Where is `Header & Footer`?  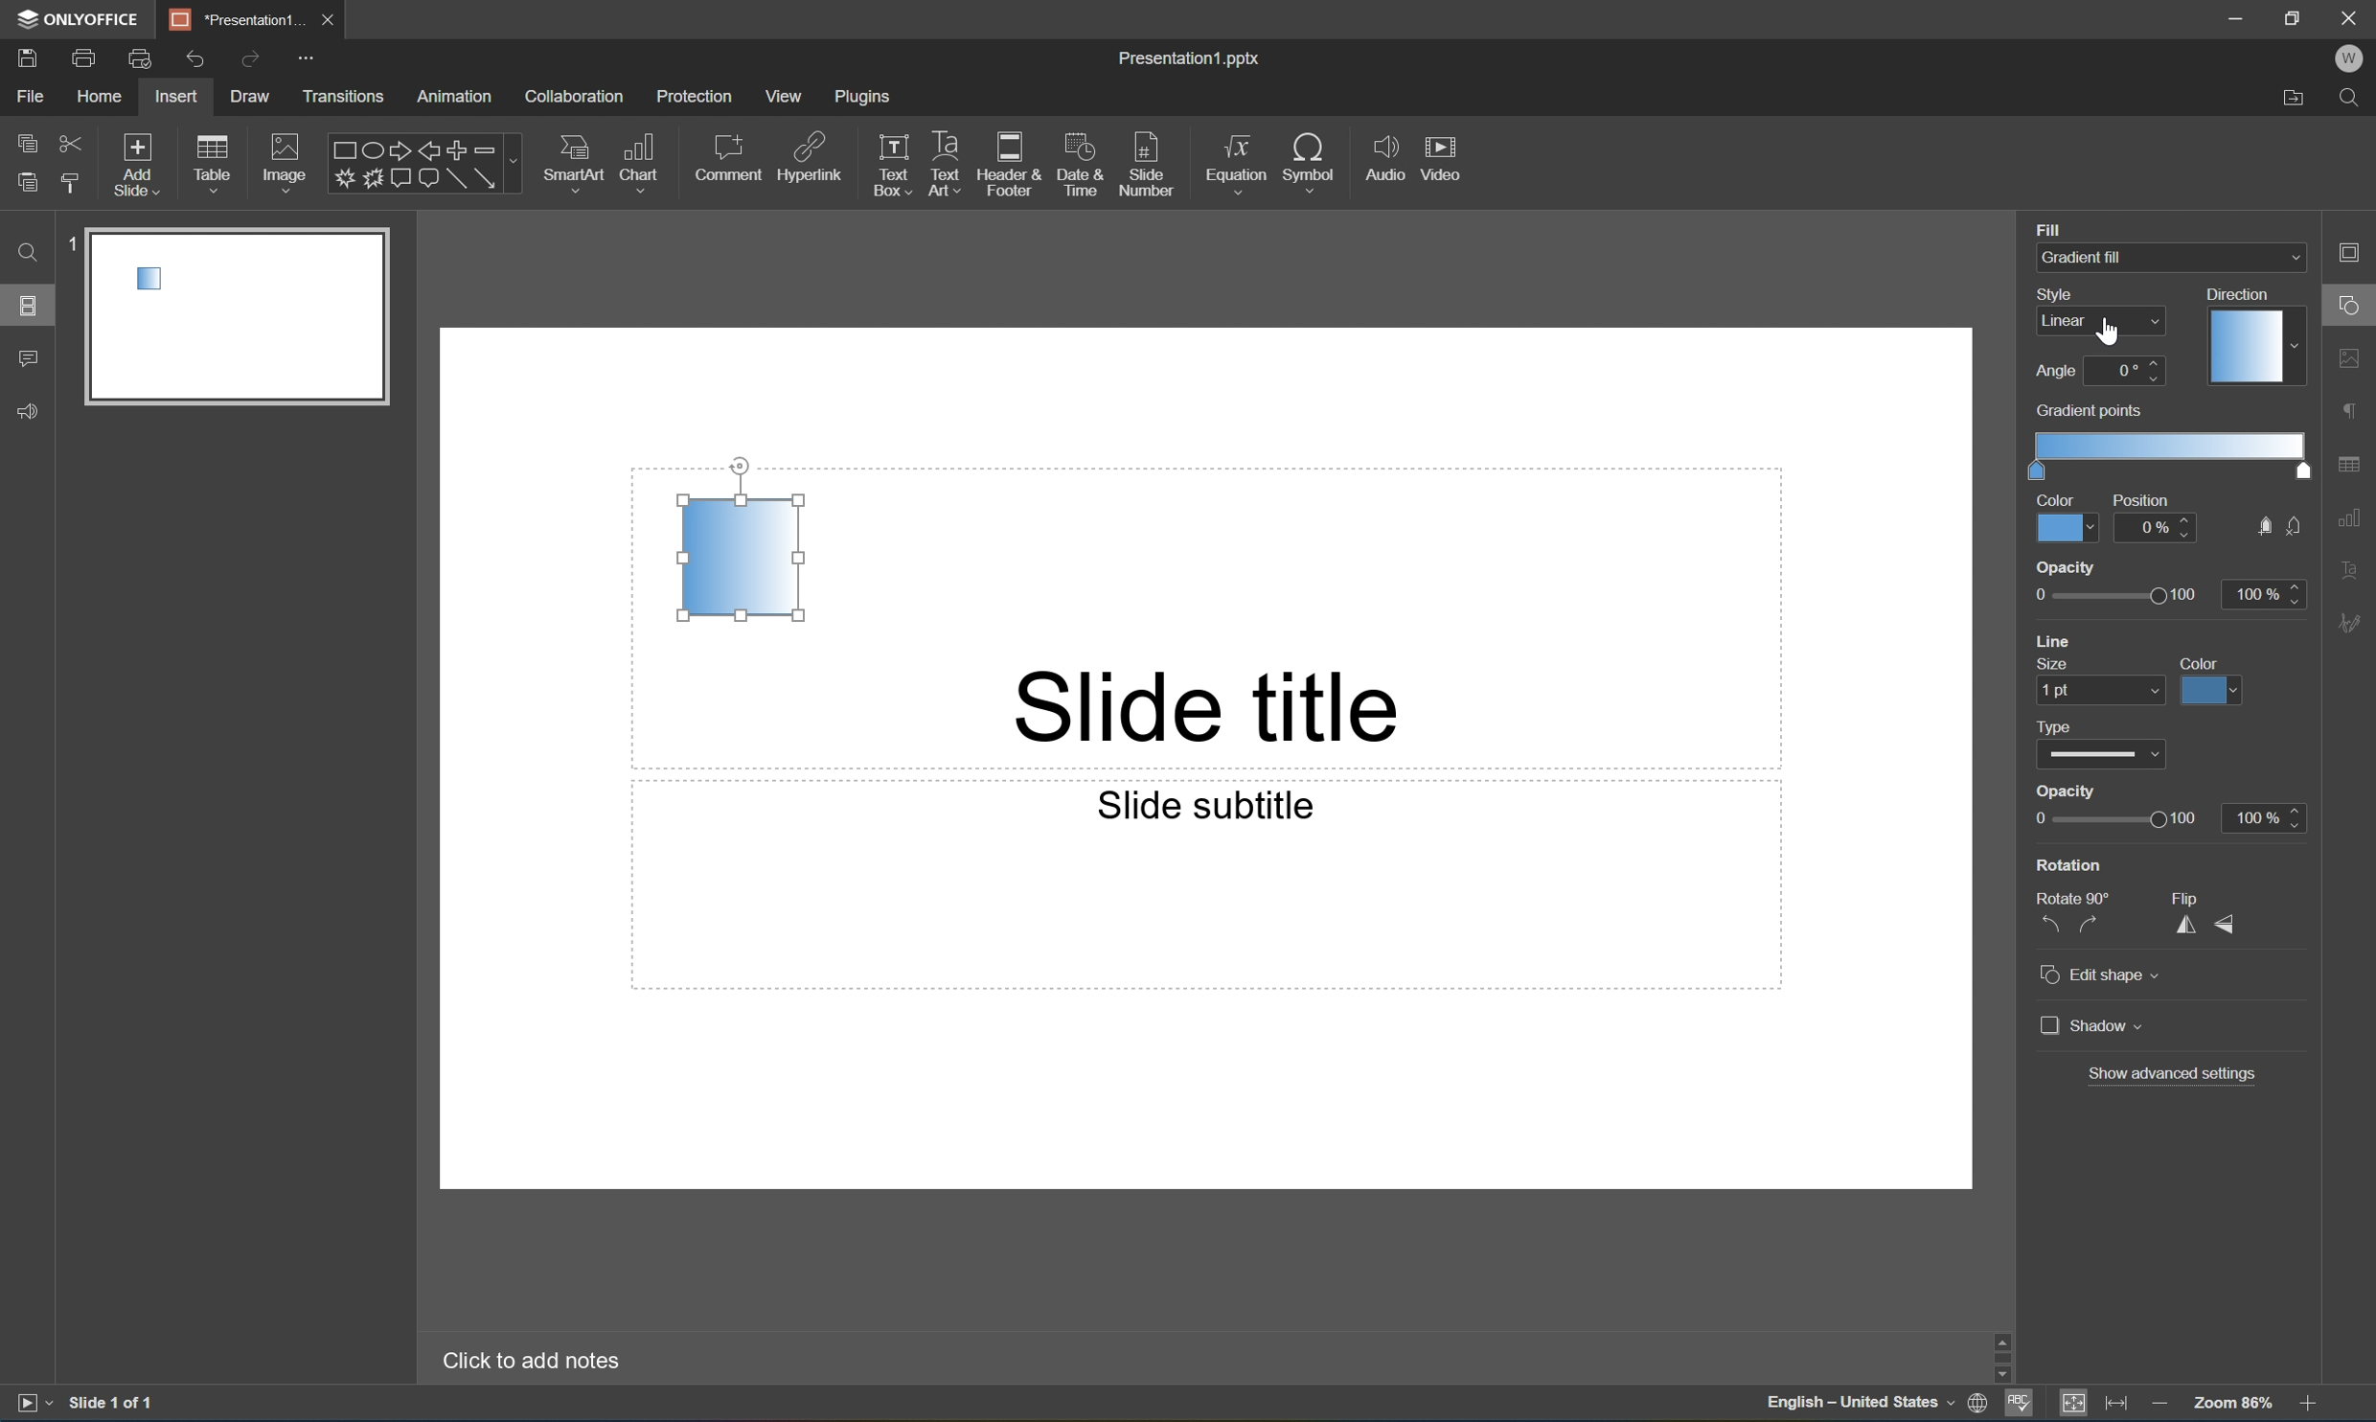 Header & Footer is located at coordinates (1009, 164).